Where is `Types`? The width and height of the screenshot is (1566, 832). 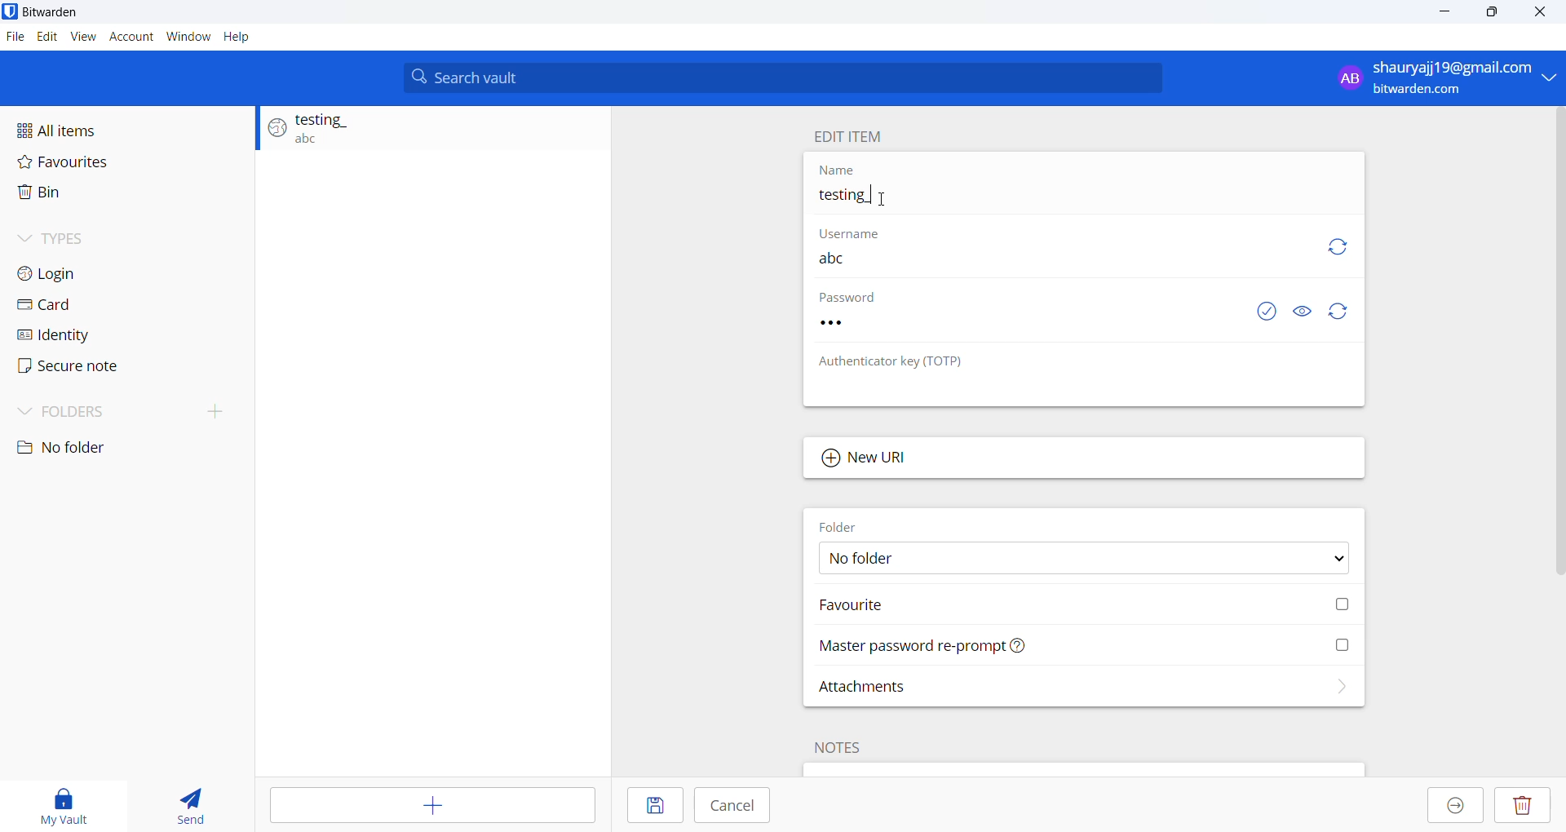
Types is located at coordinates (120, 235).